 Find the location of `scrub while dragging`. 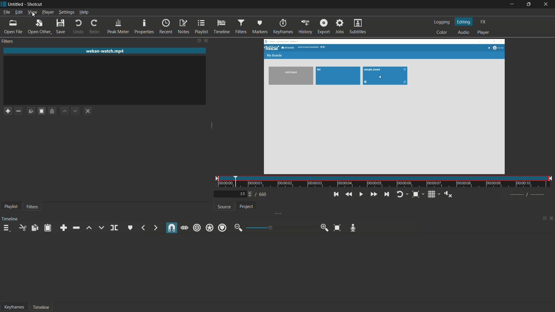

scrub while dragging is located at coordinates (184, 228).